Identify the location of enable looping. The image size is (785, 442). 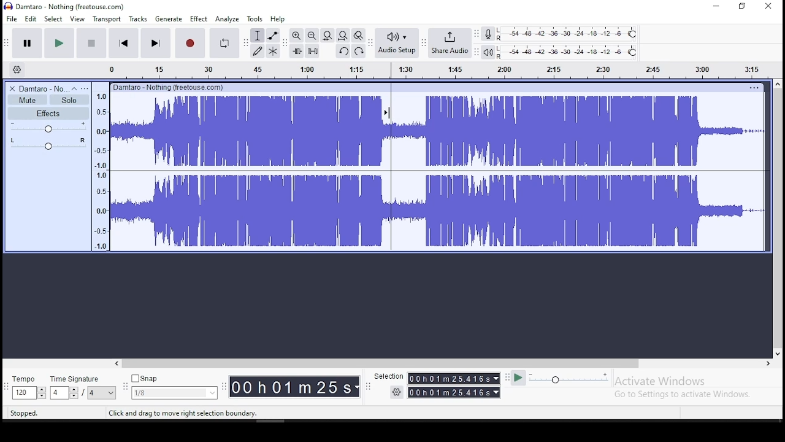
(224, 42).